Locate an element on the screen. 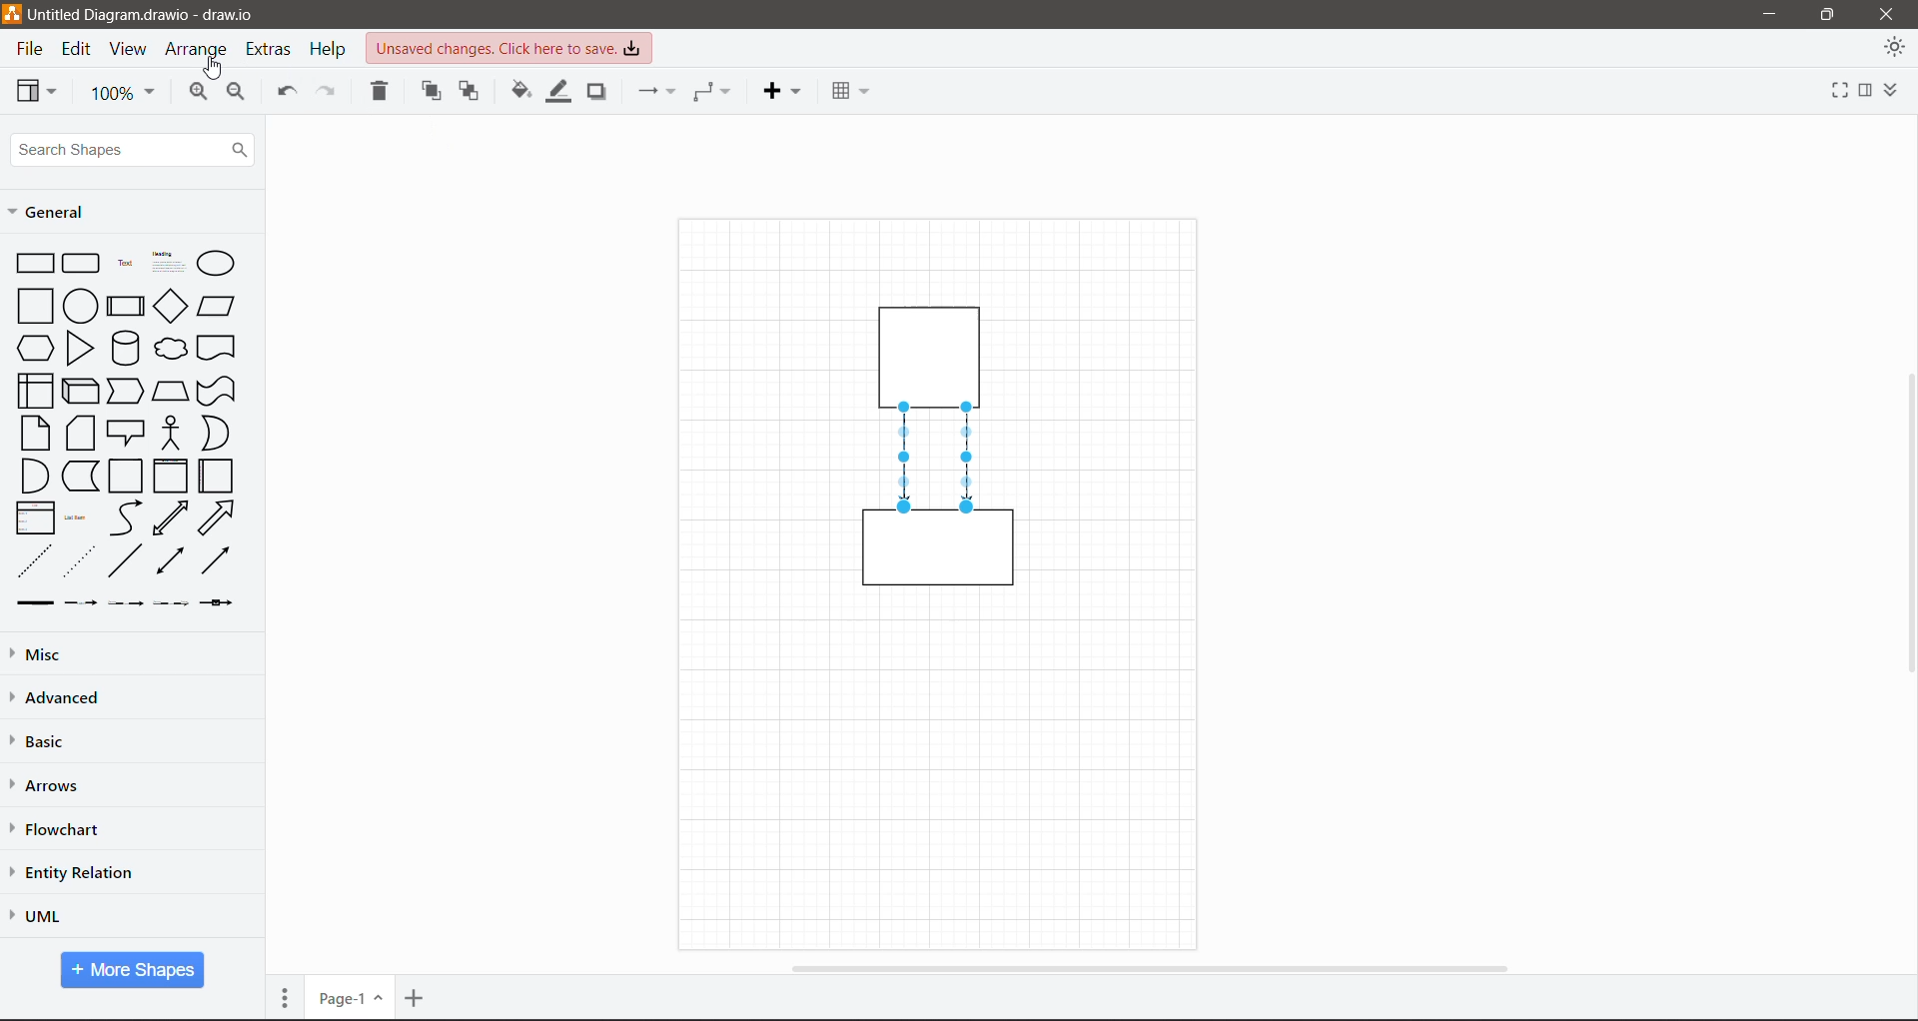 The height and width of the screenshot is (1021, 1918). Actor is located at coordinates (170, 432).